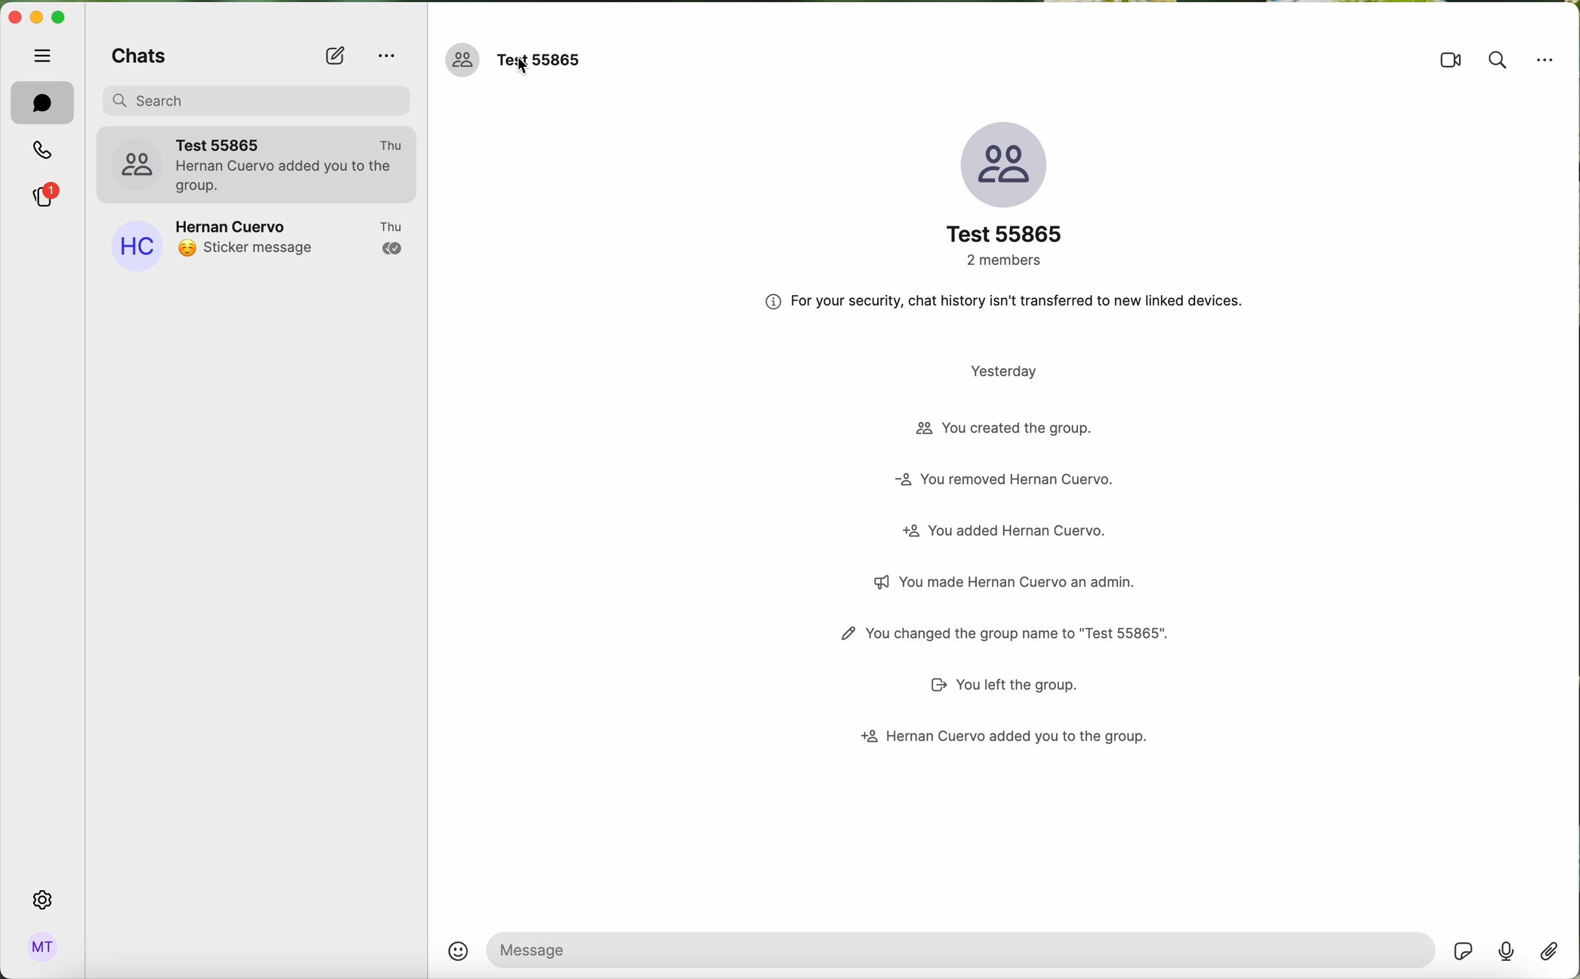  What do you see at coordinates (44, 194) in the screenshot?
I see `stories` at bounding box center [44, 194].